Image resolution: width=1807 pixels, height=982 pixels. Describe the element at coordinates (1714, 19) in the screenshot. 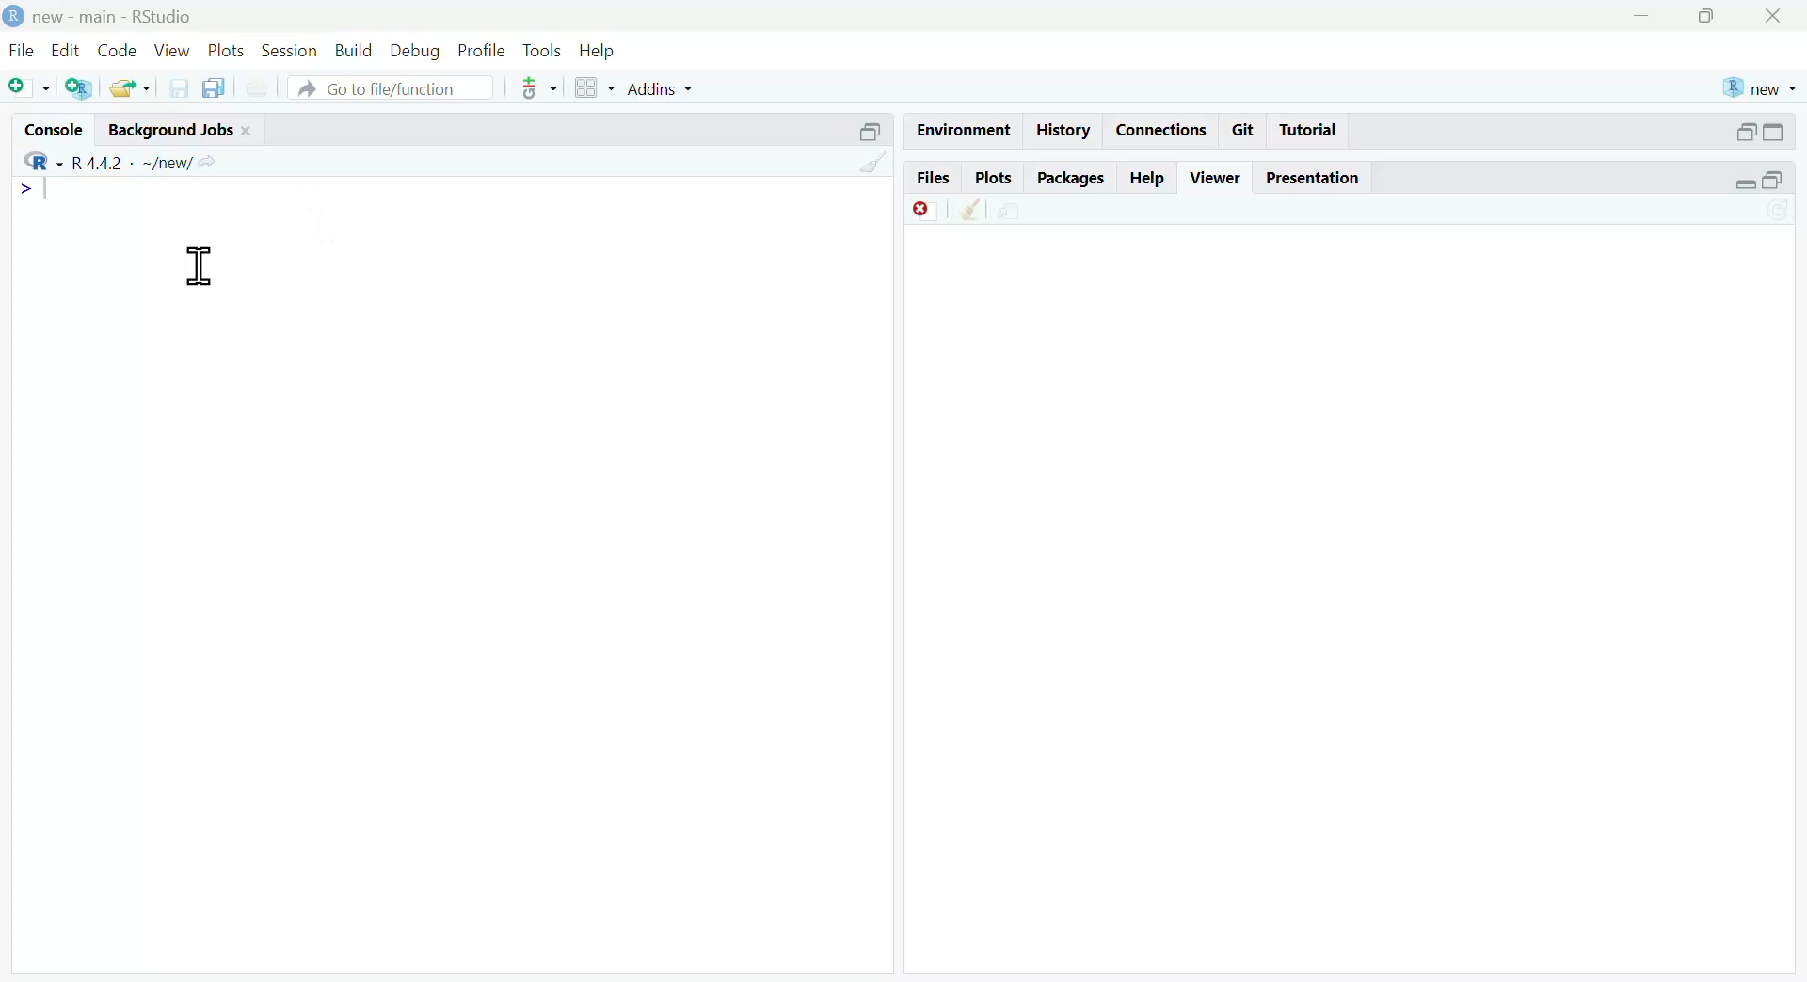

I see `maximize window` at that location.